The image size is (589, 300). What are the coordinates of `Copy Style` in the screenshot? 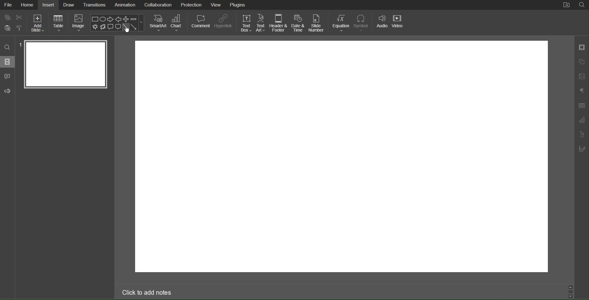 It's located at (21, 27).